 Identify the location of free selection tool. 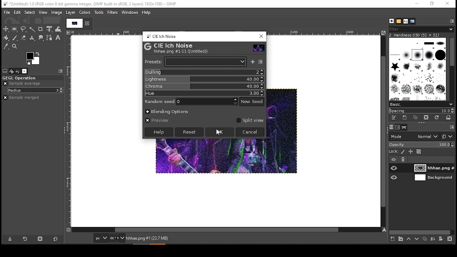
(24, 29).